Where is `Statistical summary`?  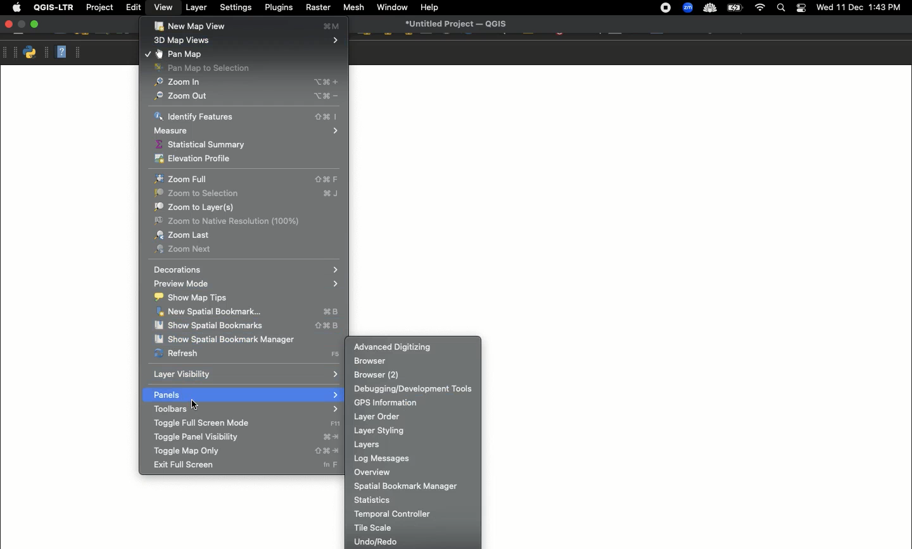 Statistical summary is located at coordinates (248, 144).